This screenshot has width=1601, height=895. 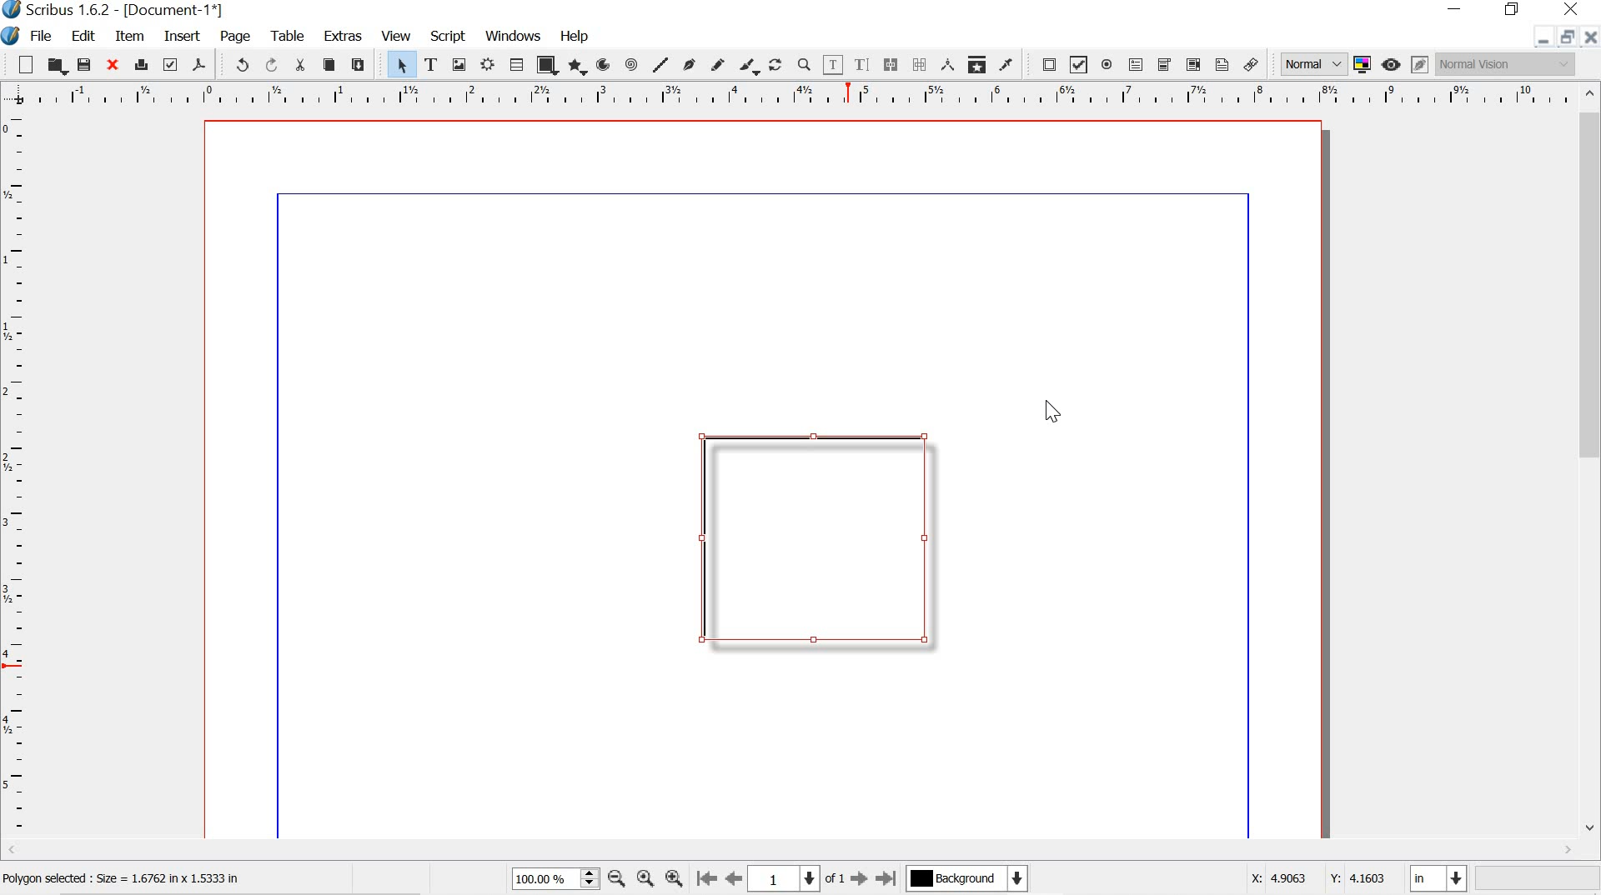 I want to click on EDIT IN PREVIEW MODE, so click(x=1419, y=64).